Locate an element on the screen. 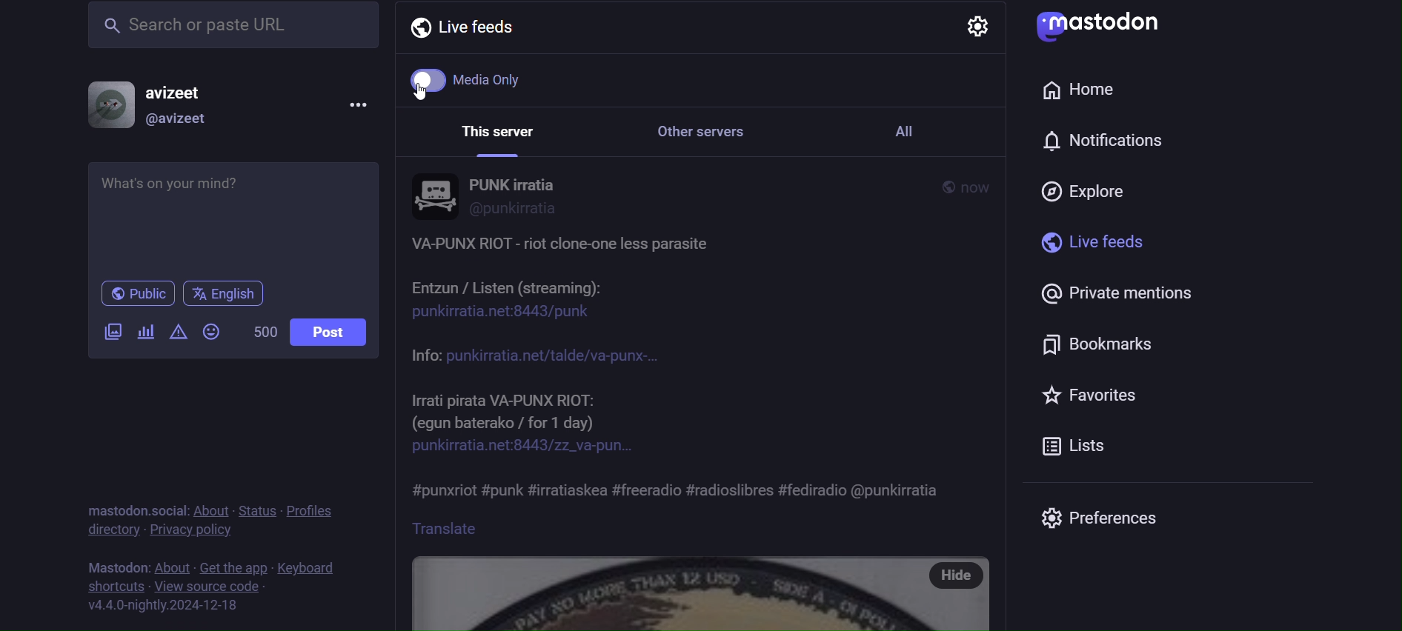 This screenshot has width=1402, height=631. @avizeet is located at coordinates (182, 120).